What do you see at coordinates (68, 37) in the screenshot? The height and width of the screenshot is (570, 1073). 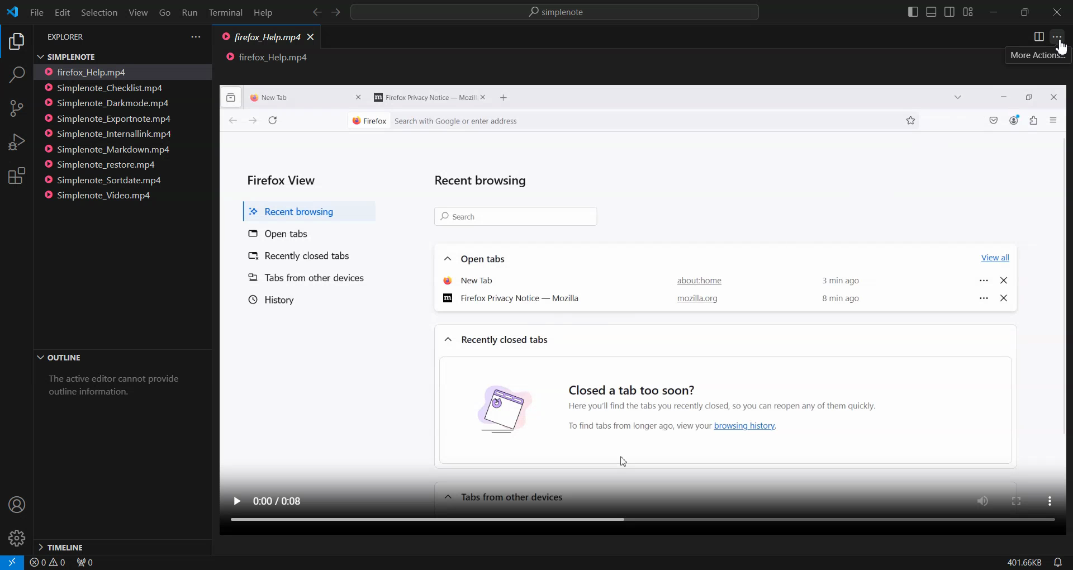 I see `EXPLORER` at bounding box center [68, 37].